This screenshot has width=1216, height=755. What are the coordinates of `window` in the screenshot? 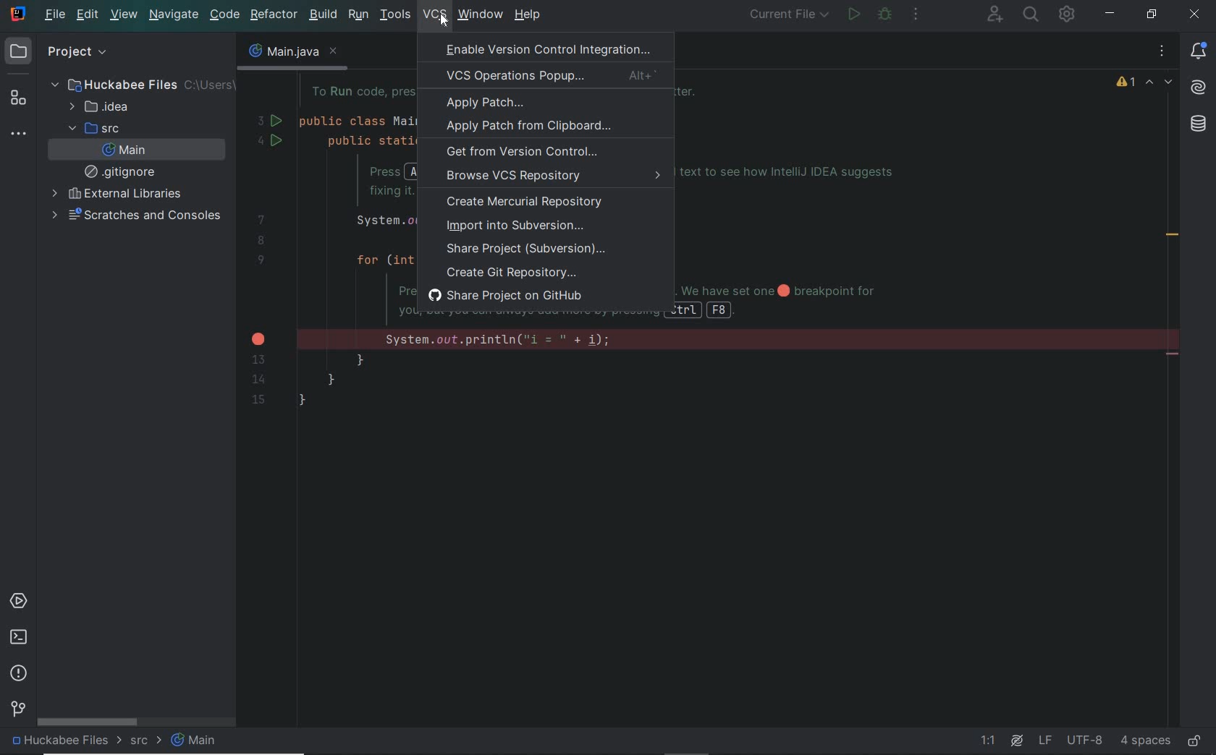 It's located at (480, 14).